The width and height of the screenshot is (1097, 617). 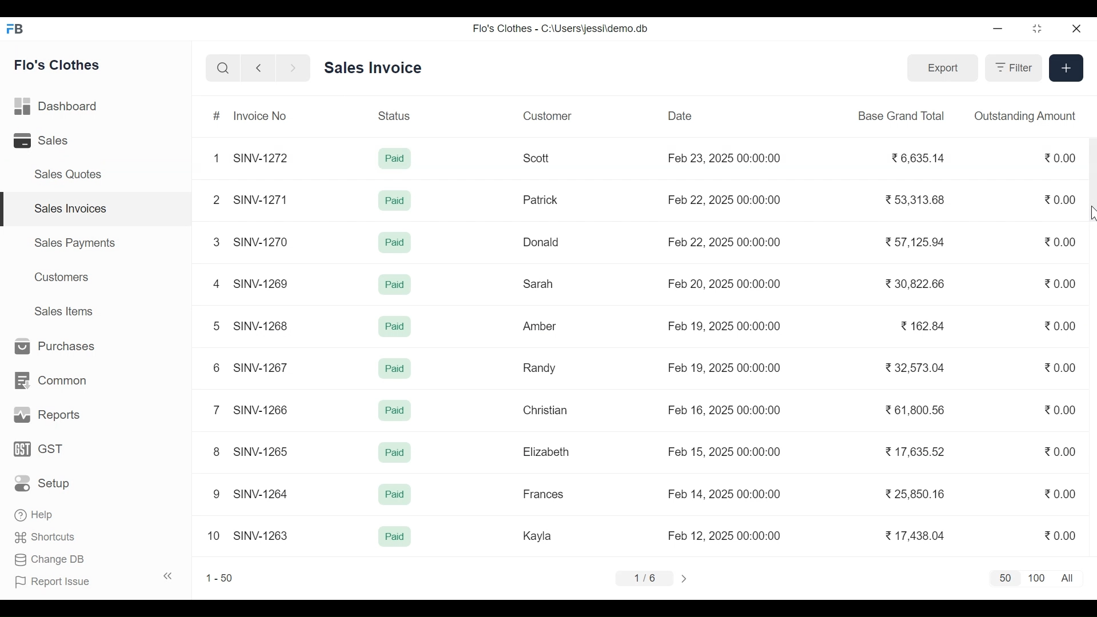 I want to click on SINV-1265, so click(x=262, y=452).